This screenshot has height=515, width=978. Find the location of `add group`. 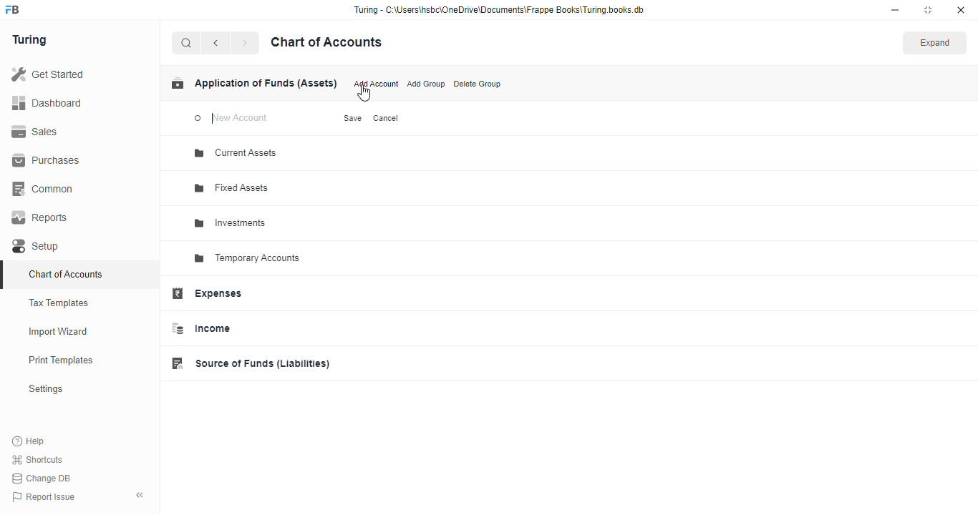

add group is located at coordinates (426, 84).